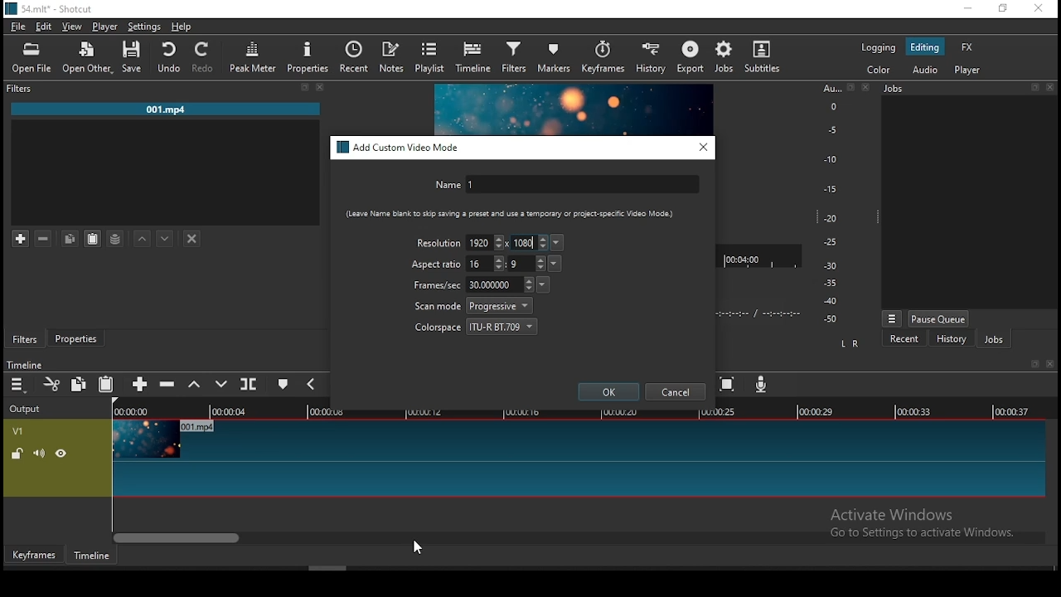 The height and width of the screenshot is (597, 1061). Describe the element at coordinates (904, 339) in the screenshot. I see `recent` at that location.